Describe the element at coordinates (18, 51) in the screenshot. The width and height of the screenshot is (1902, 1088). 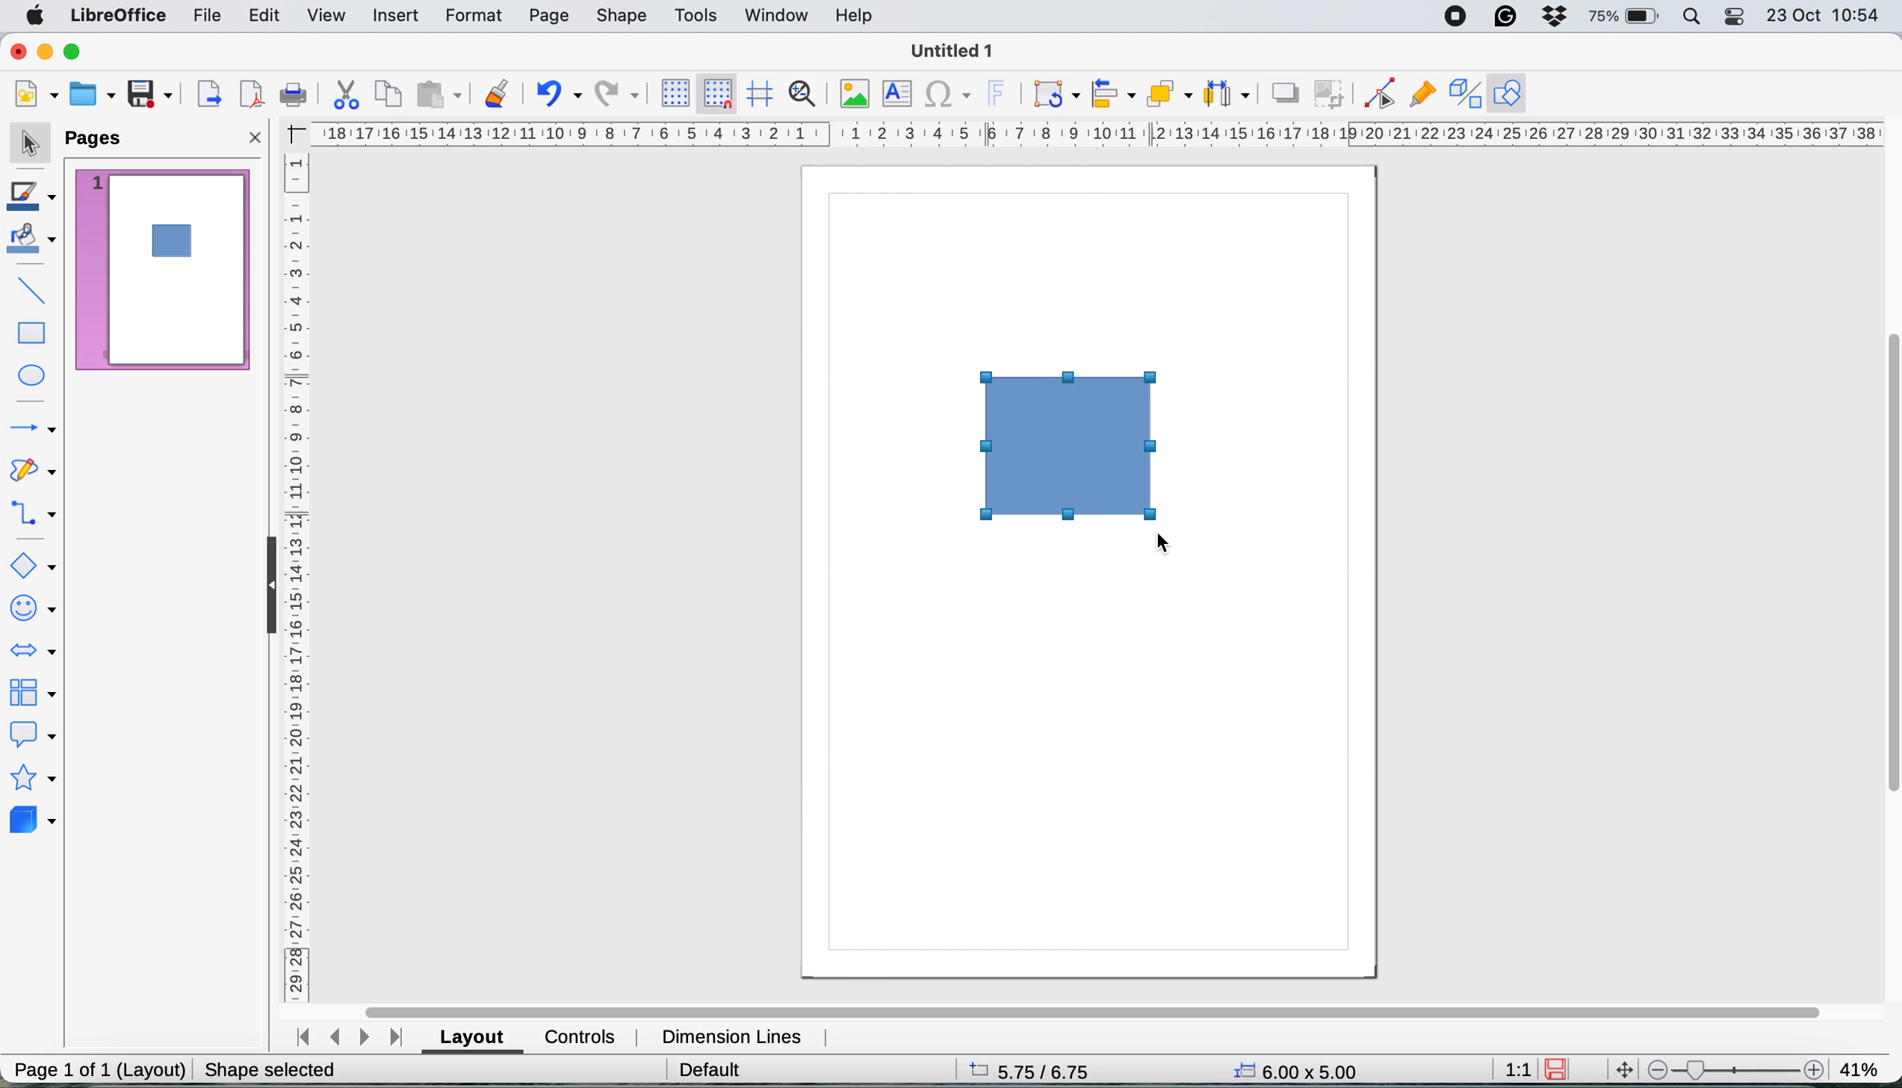
I see `close` at that location.